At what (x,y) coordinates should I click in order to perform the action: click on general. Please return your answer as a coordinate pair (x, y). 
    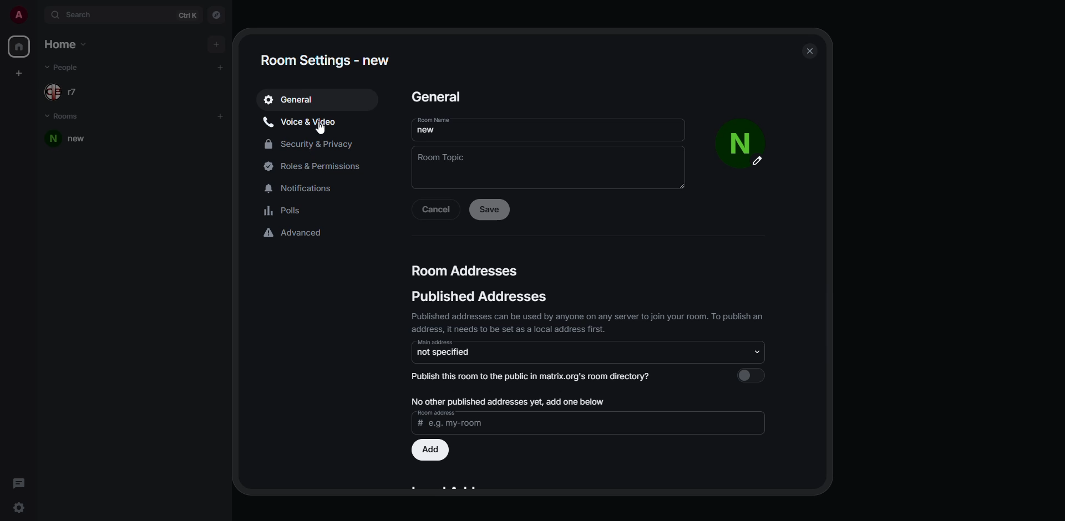
    Looking at the image, I should click on (293, 100).